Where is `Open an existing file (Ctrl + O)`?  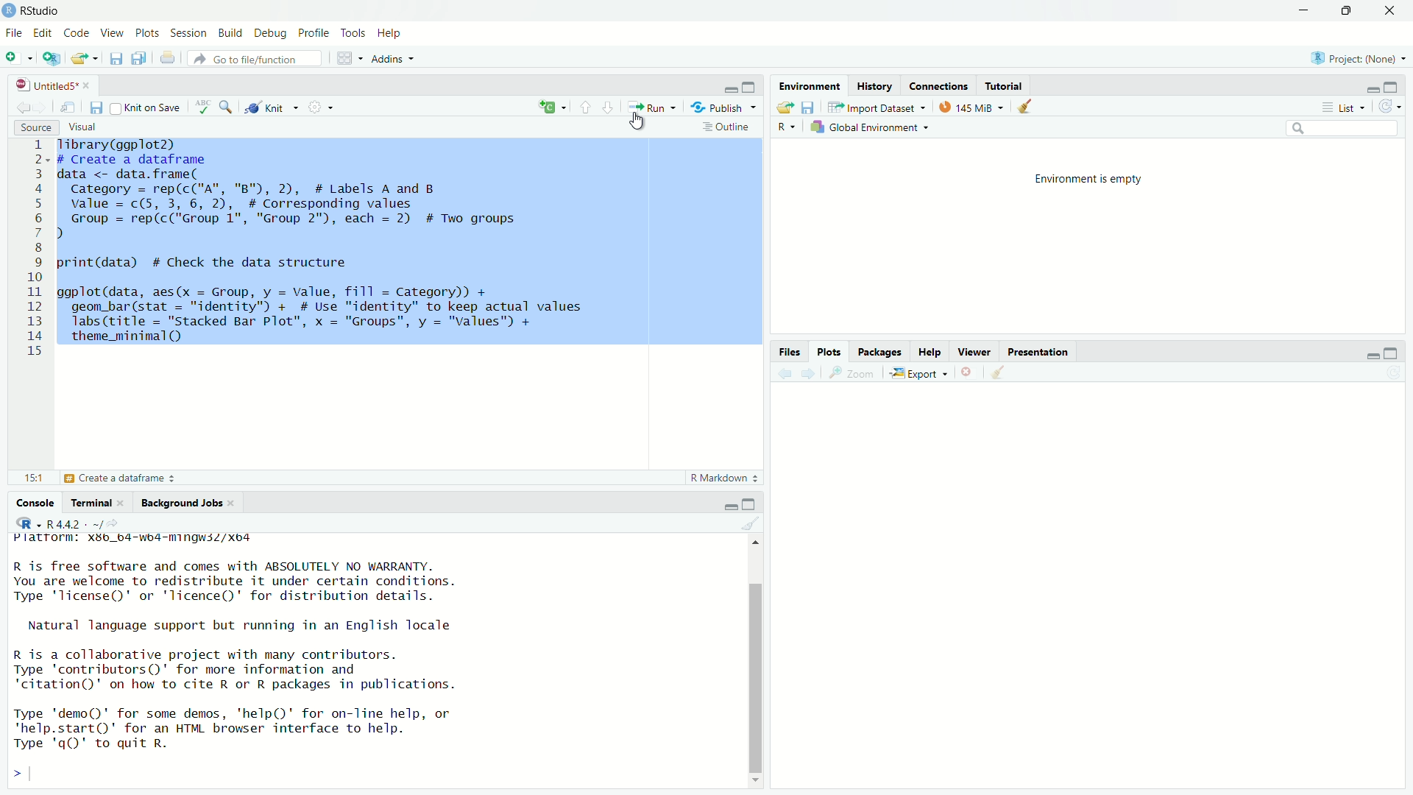
Open an existing file (Ctrl + O) is located at coordinates (85, 57).